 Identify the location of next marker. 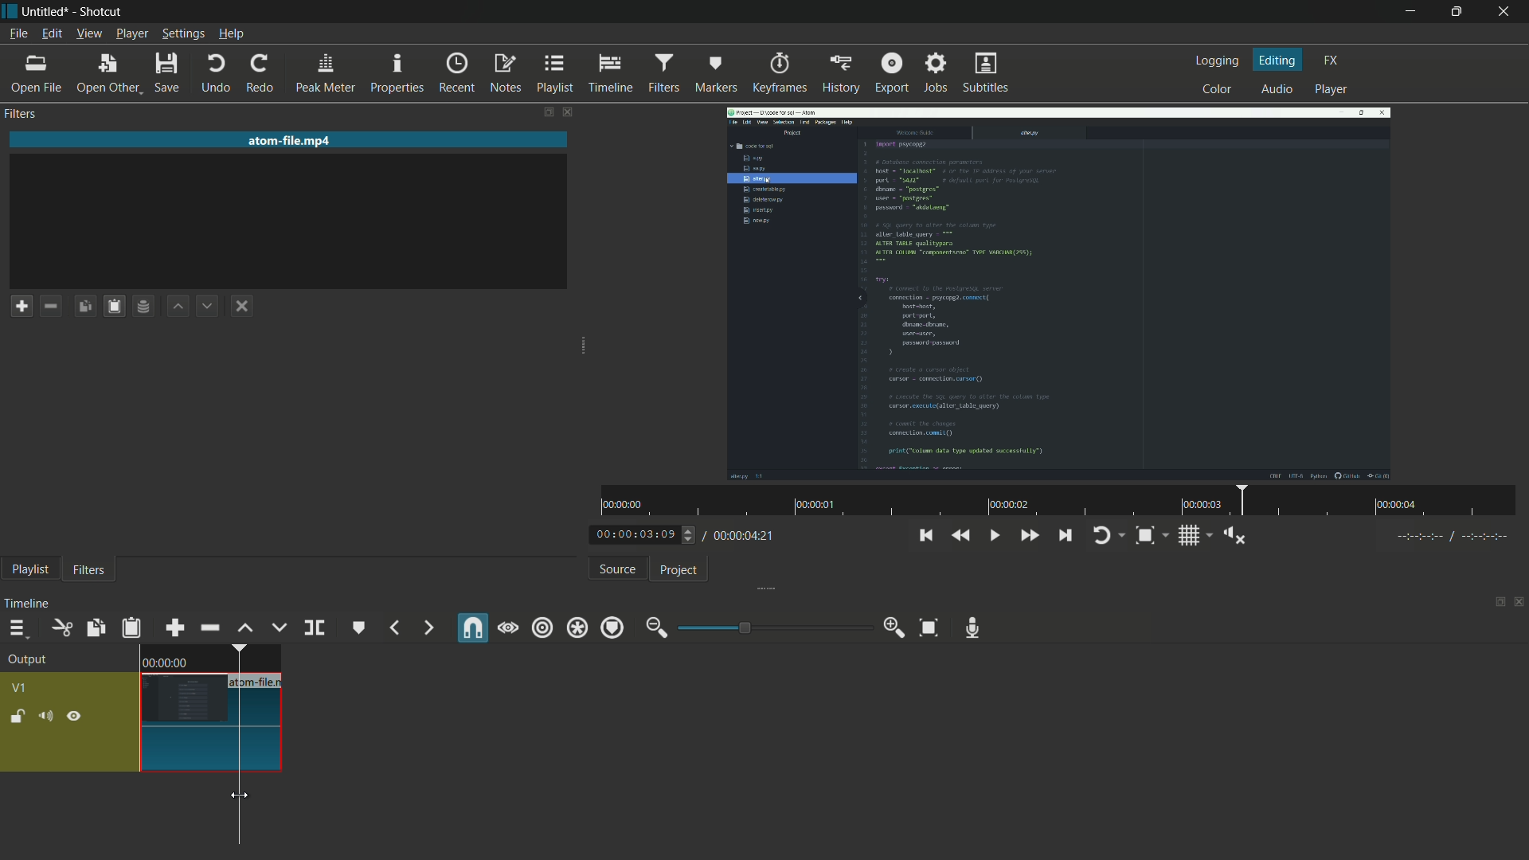
(427, 628).